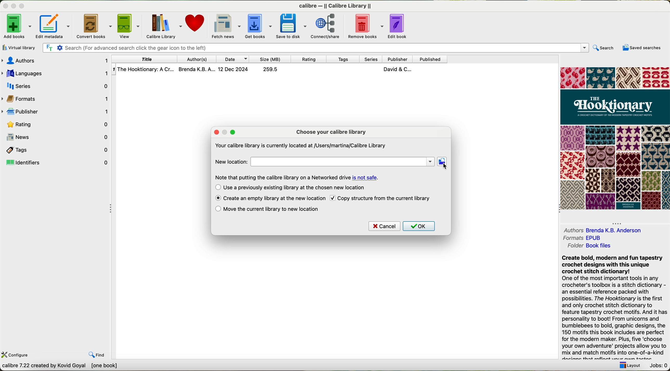 The height and width of the screenshot is (371, 670). What do you see at coordinates (581, 238) in the screenshot?
I see `formats EPUB` at bounding box center [581, 238].